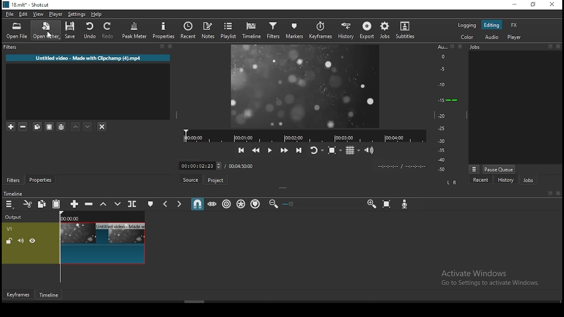 The image size is (564, 317). I want to click on paste filter, so click(50, 126).